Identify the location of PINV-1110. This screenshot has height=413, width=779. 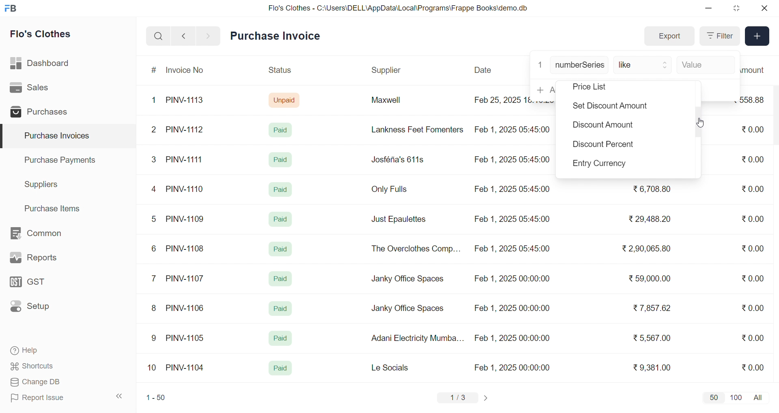
(185, 189).